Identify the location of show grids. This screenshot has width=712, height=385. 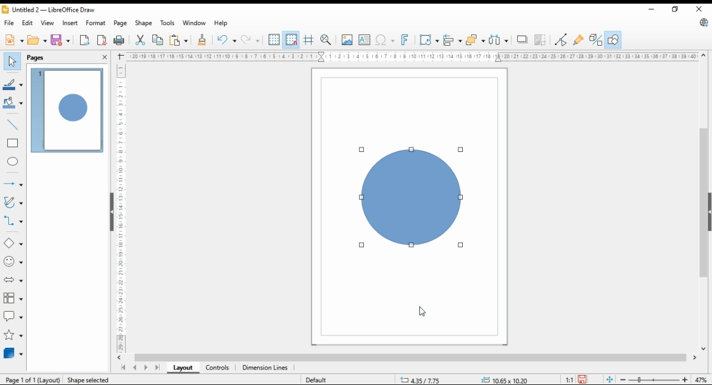
(274, 40).